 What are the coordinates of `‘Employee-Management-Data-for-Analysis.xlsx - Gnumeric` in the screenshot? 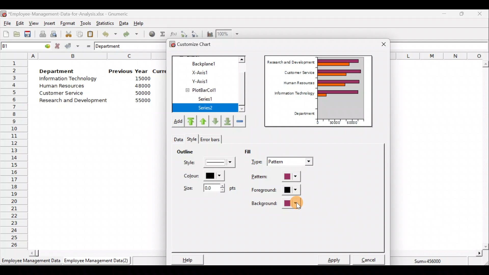 It's located at (70, 13).